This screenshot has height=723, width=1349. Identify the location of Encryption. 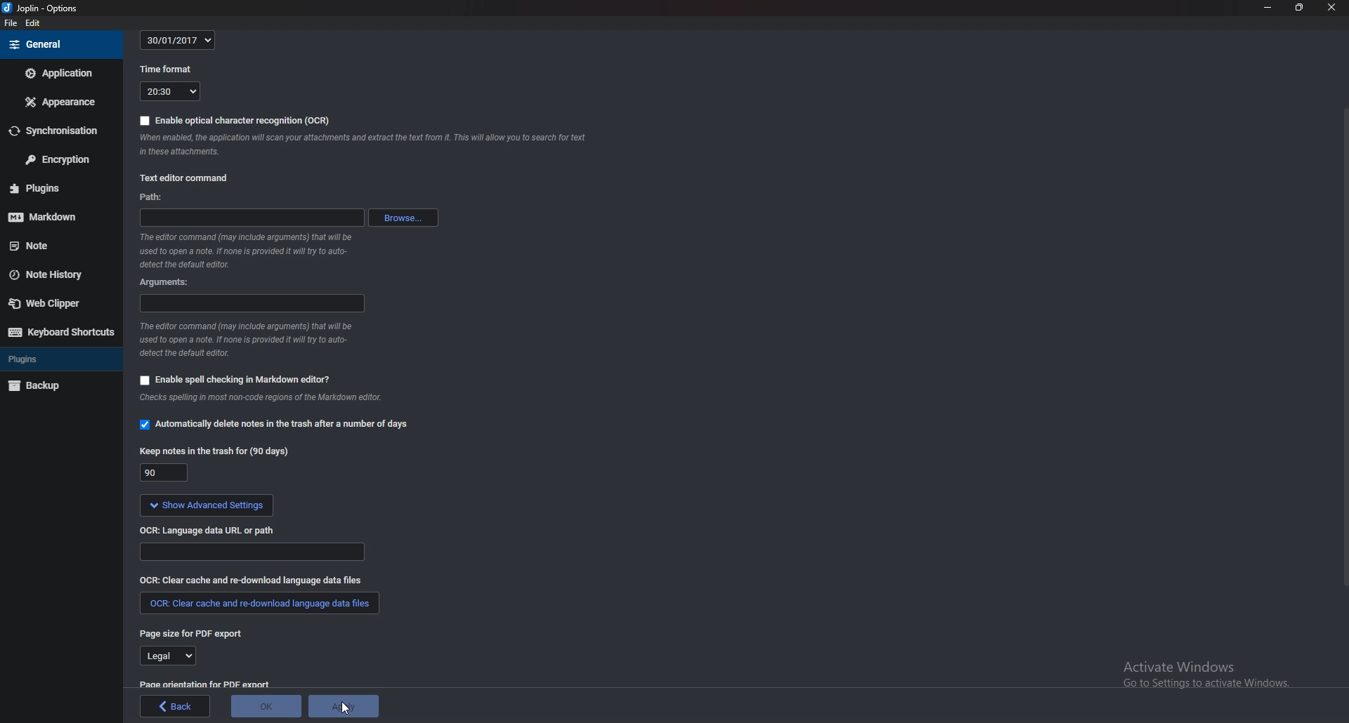
(59, 159).